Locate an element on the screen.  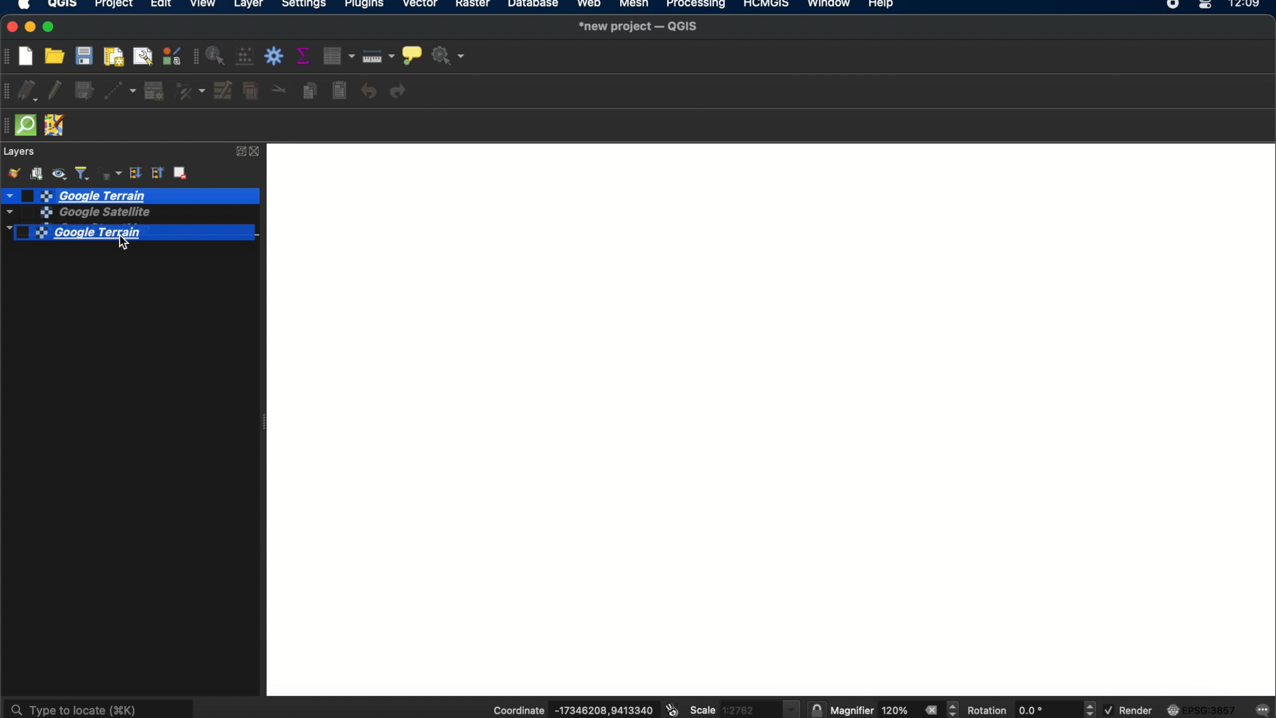
copy features is located at coordinates (309, 90).